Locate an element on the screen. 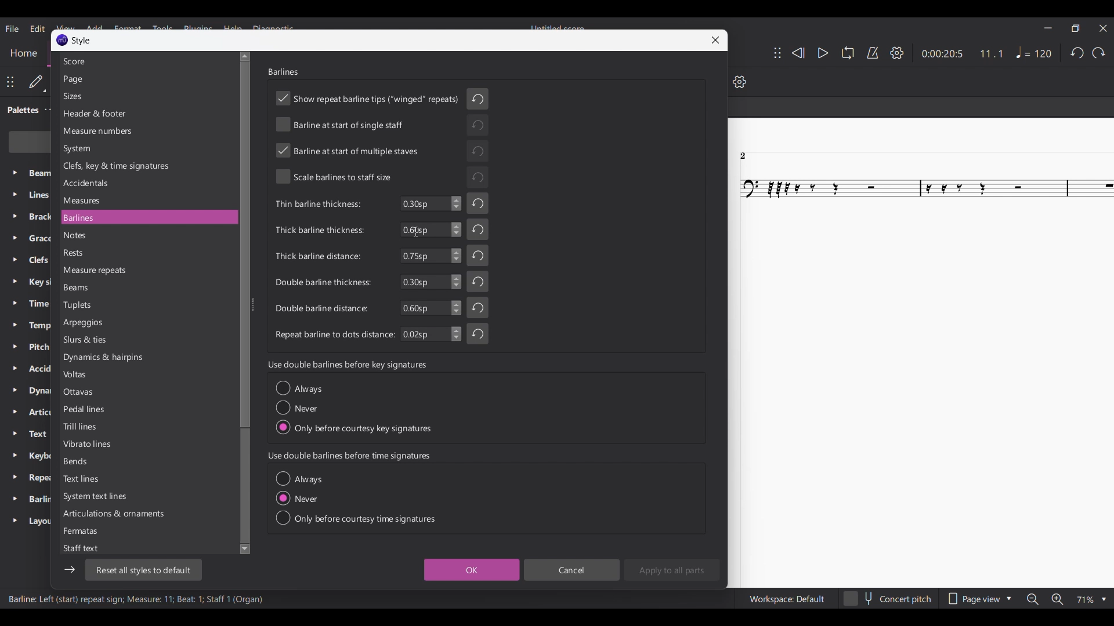  Close window is located at coordinates (715, 40).